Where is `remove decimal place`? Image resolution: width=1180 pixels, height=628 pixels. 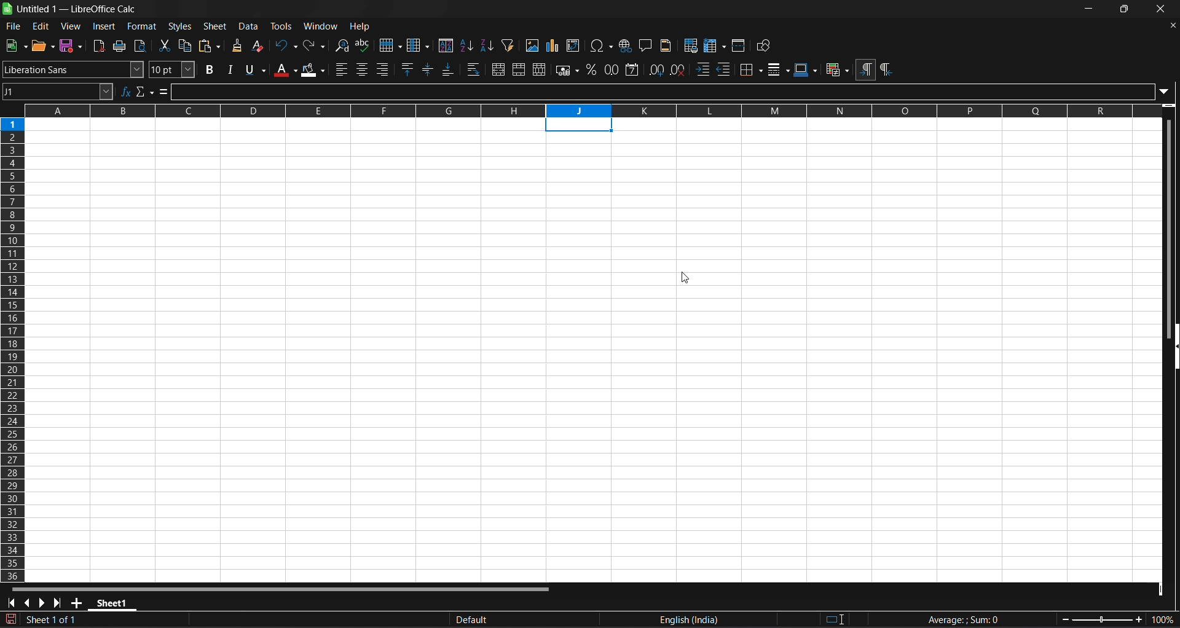
remove decimal place is located at coordinates (677, 71).